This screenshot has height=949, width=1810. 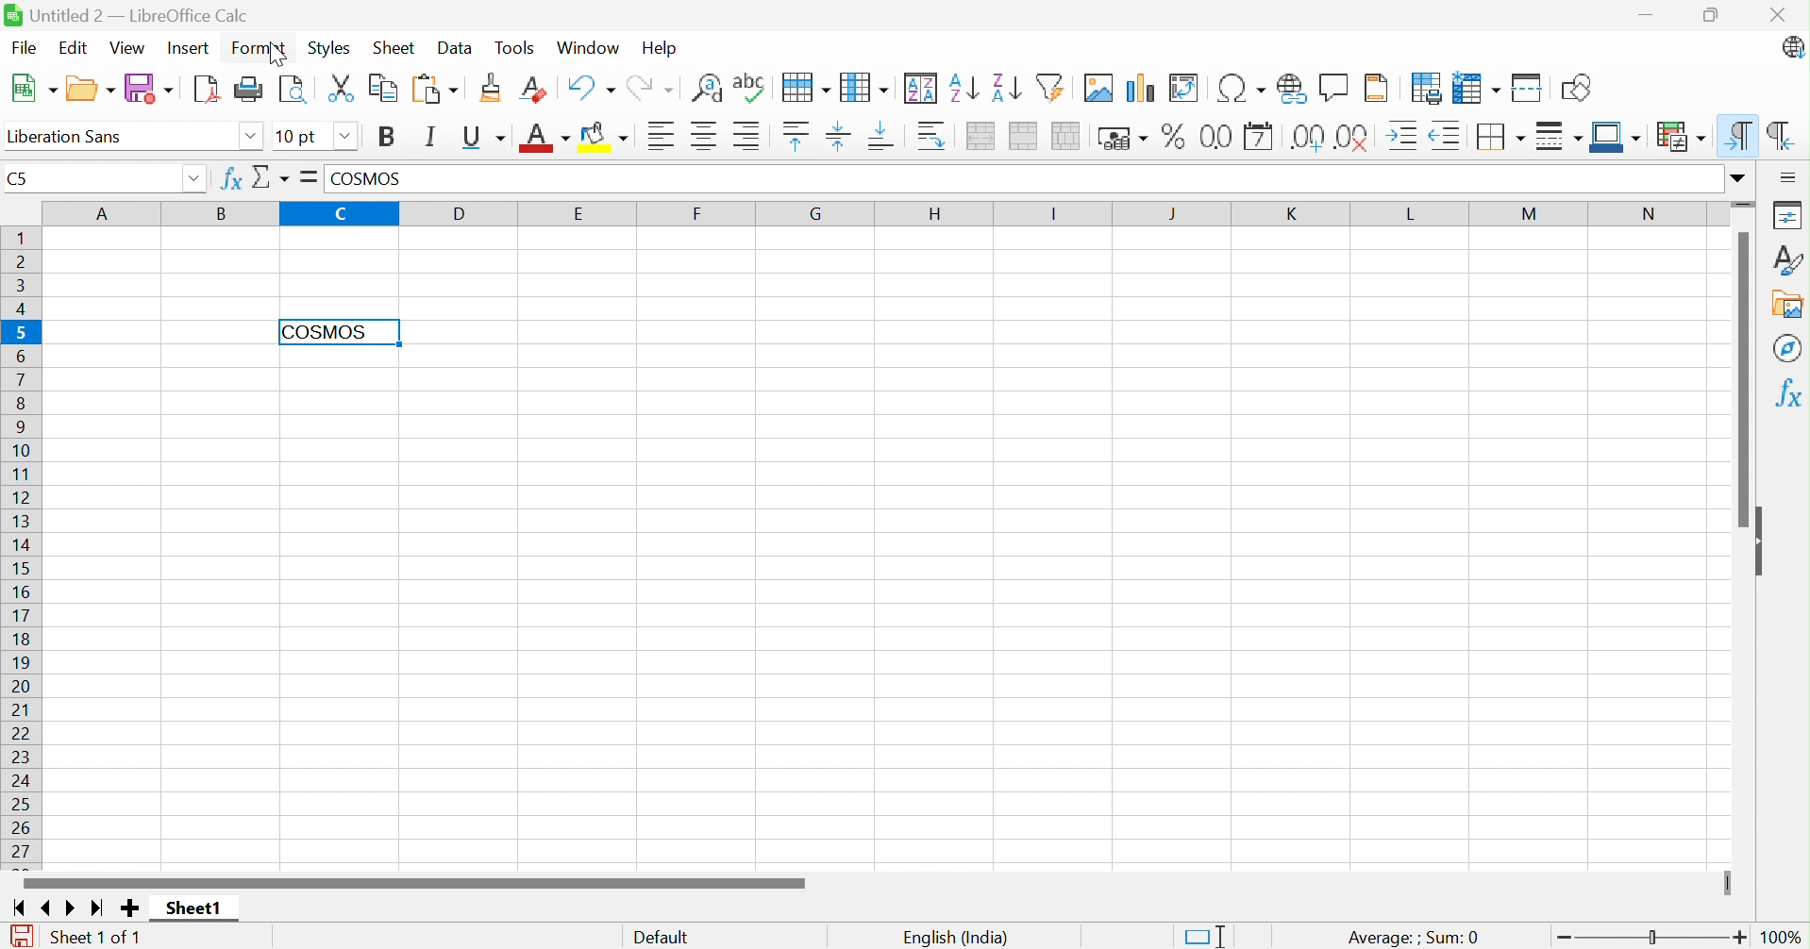 I want to click on Scroll to previous page, so click(x=46, y=906).